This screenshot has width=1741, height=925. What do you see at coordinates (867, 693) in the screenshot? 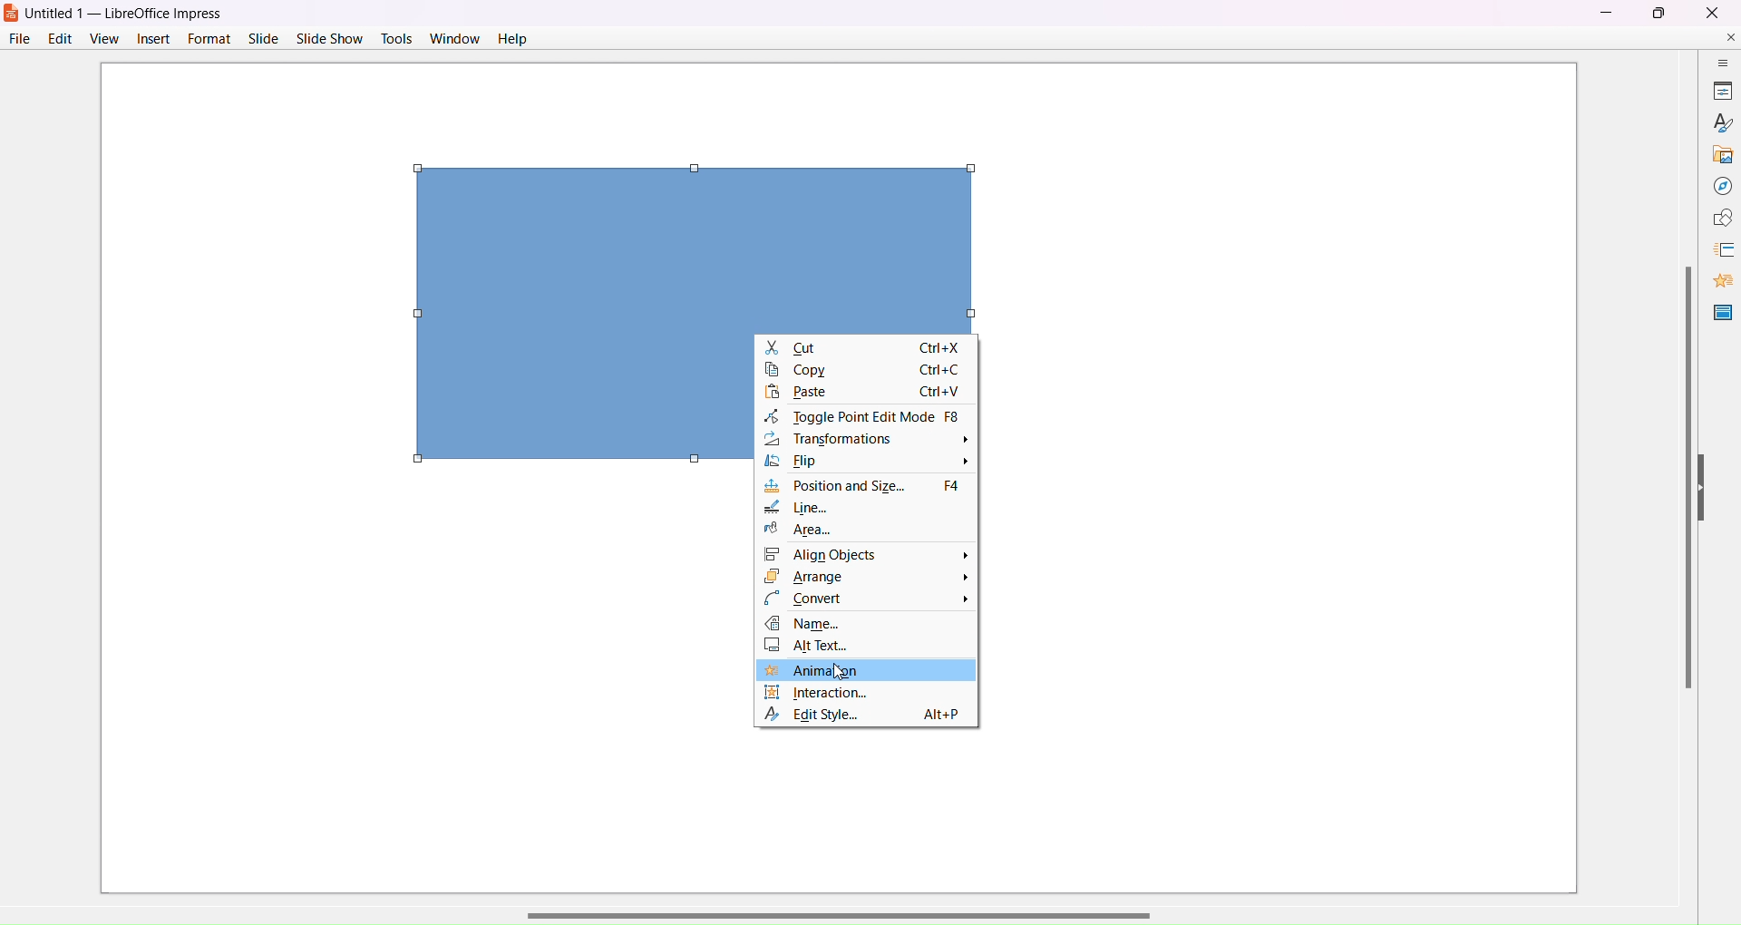
I see `Interaction` at bounding box center [867, 693].